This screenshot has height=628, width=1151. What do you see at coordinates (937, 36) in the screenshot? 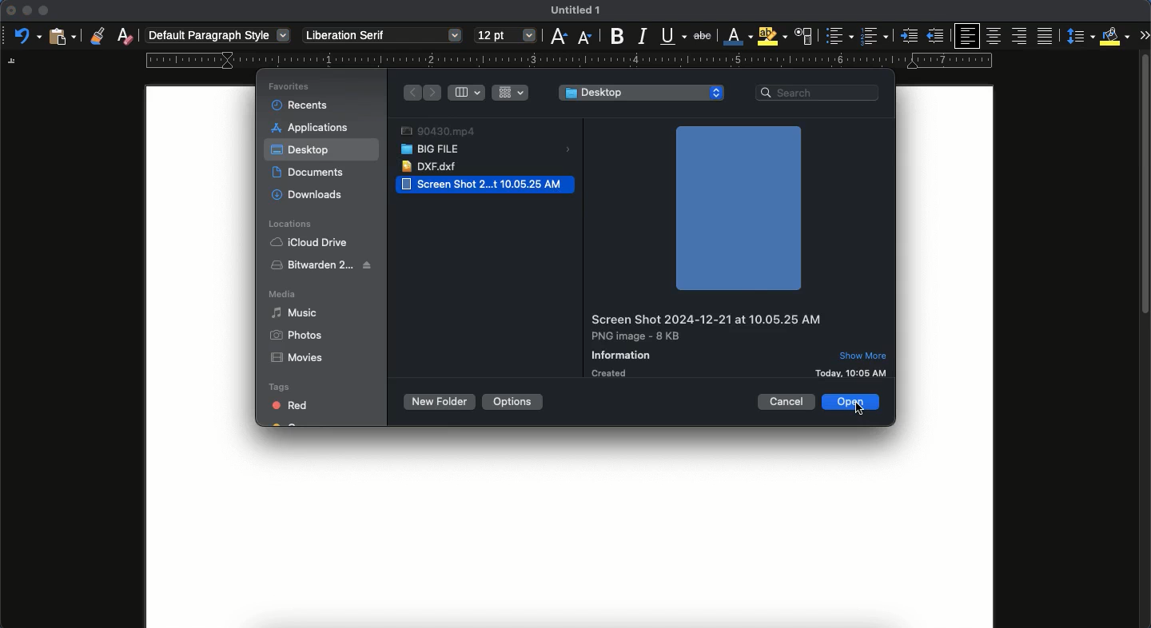
I see `unindented` at bounding box center [937, 36].